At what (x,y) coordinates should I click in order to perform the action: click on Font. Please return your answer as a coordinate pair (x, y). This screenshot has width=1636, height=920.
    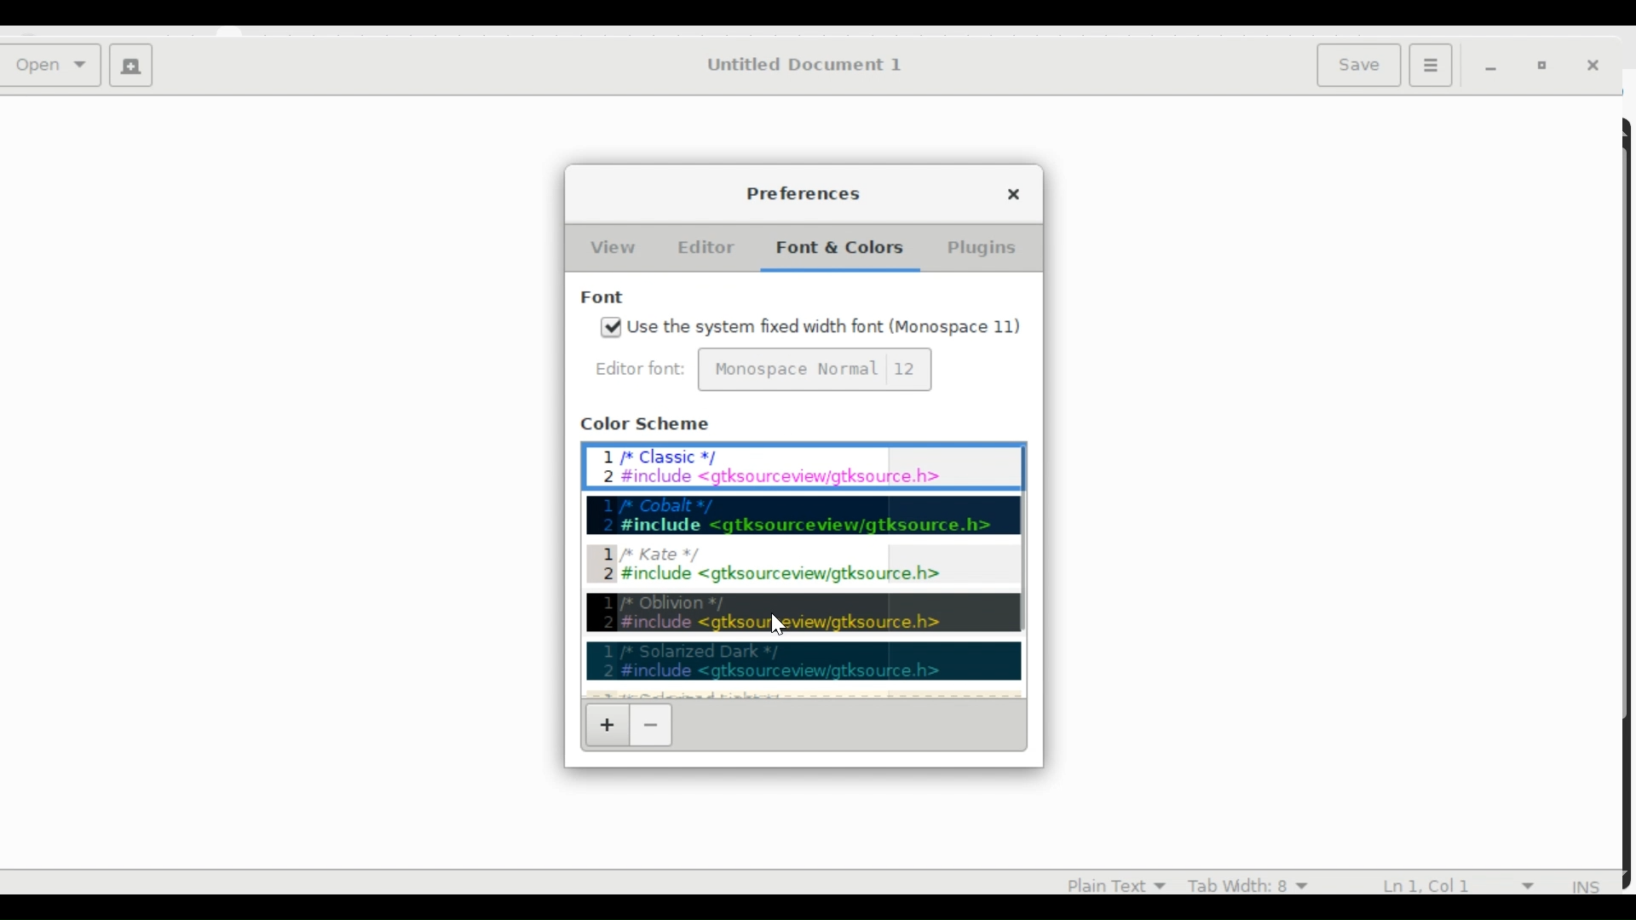
    Looking at the image, I should click on (605, 294).